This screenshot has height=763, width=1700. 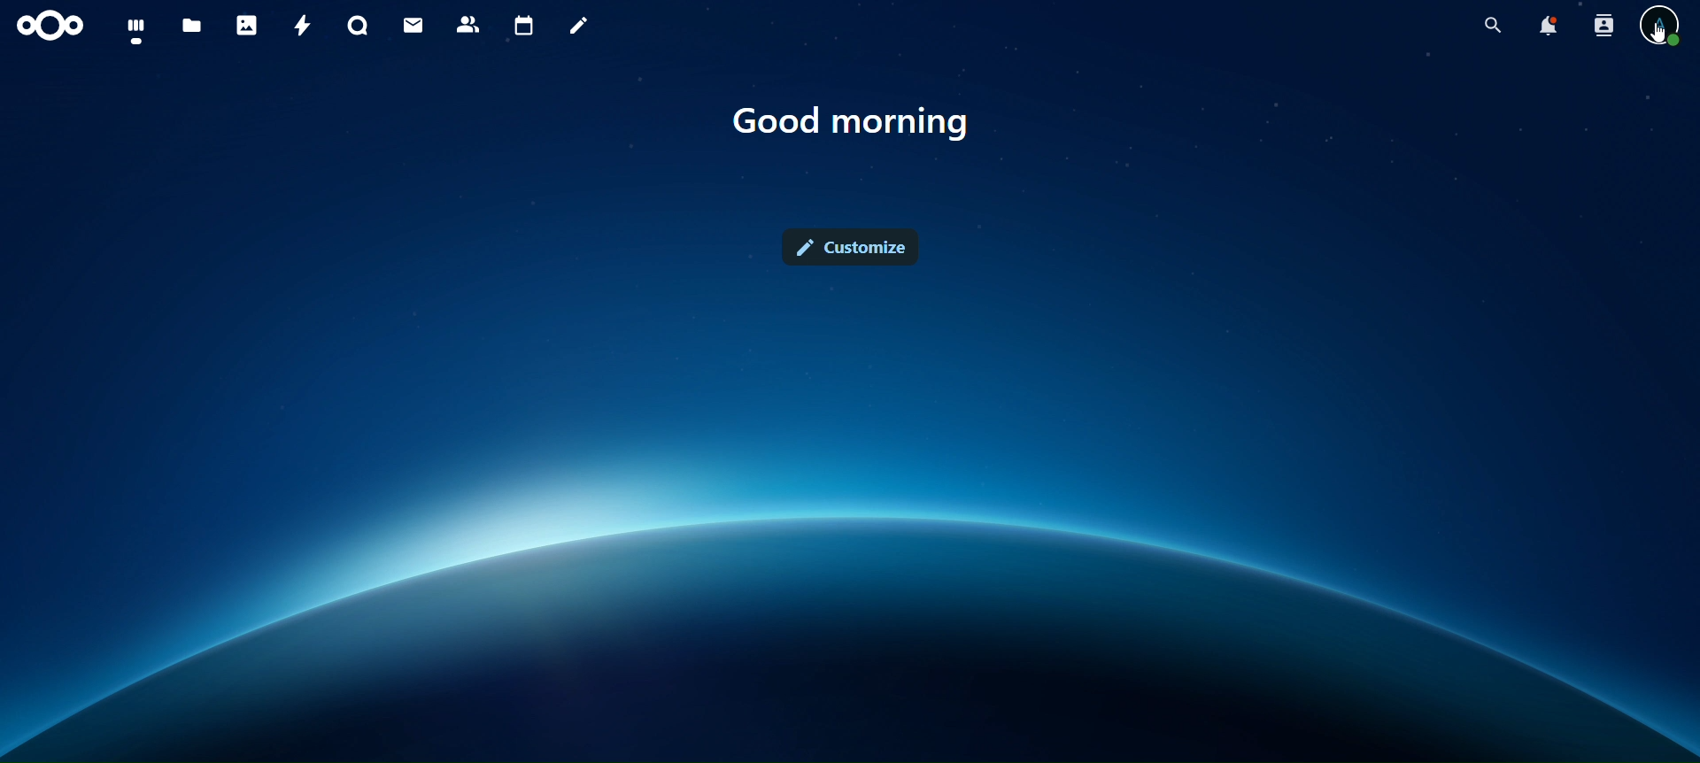 What do you see at coordinates (52, 26) in the screenshot?
I see `icon` at bounding box center [52, 26].